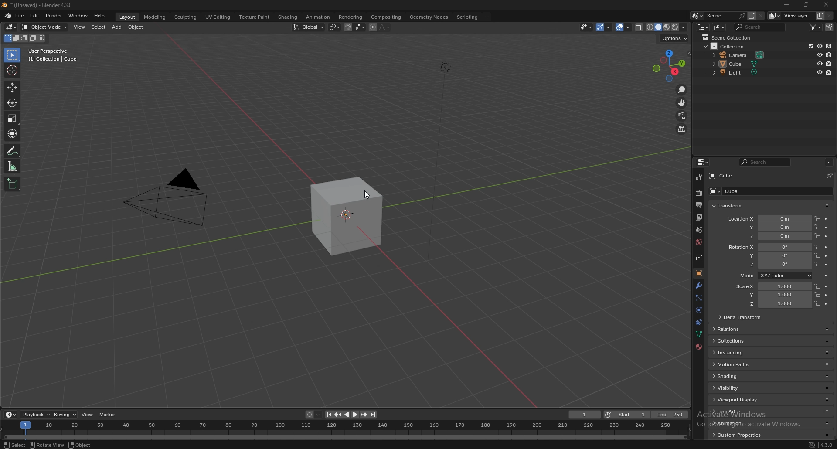  I want to click on tool, so click(699, 177).